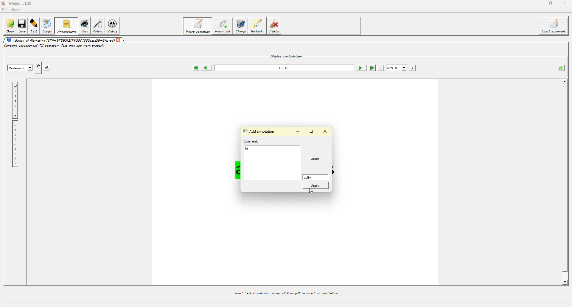 This screenshot has height=307, width=572. Describe the element at coordinates (381, 68) in the screenshot. I see `zoom out` at that location.